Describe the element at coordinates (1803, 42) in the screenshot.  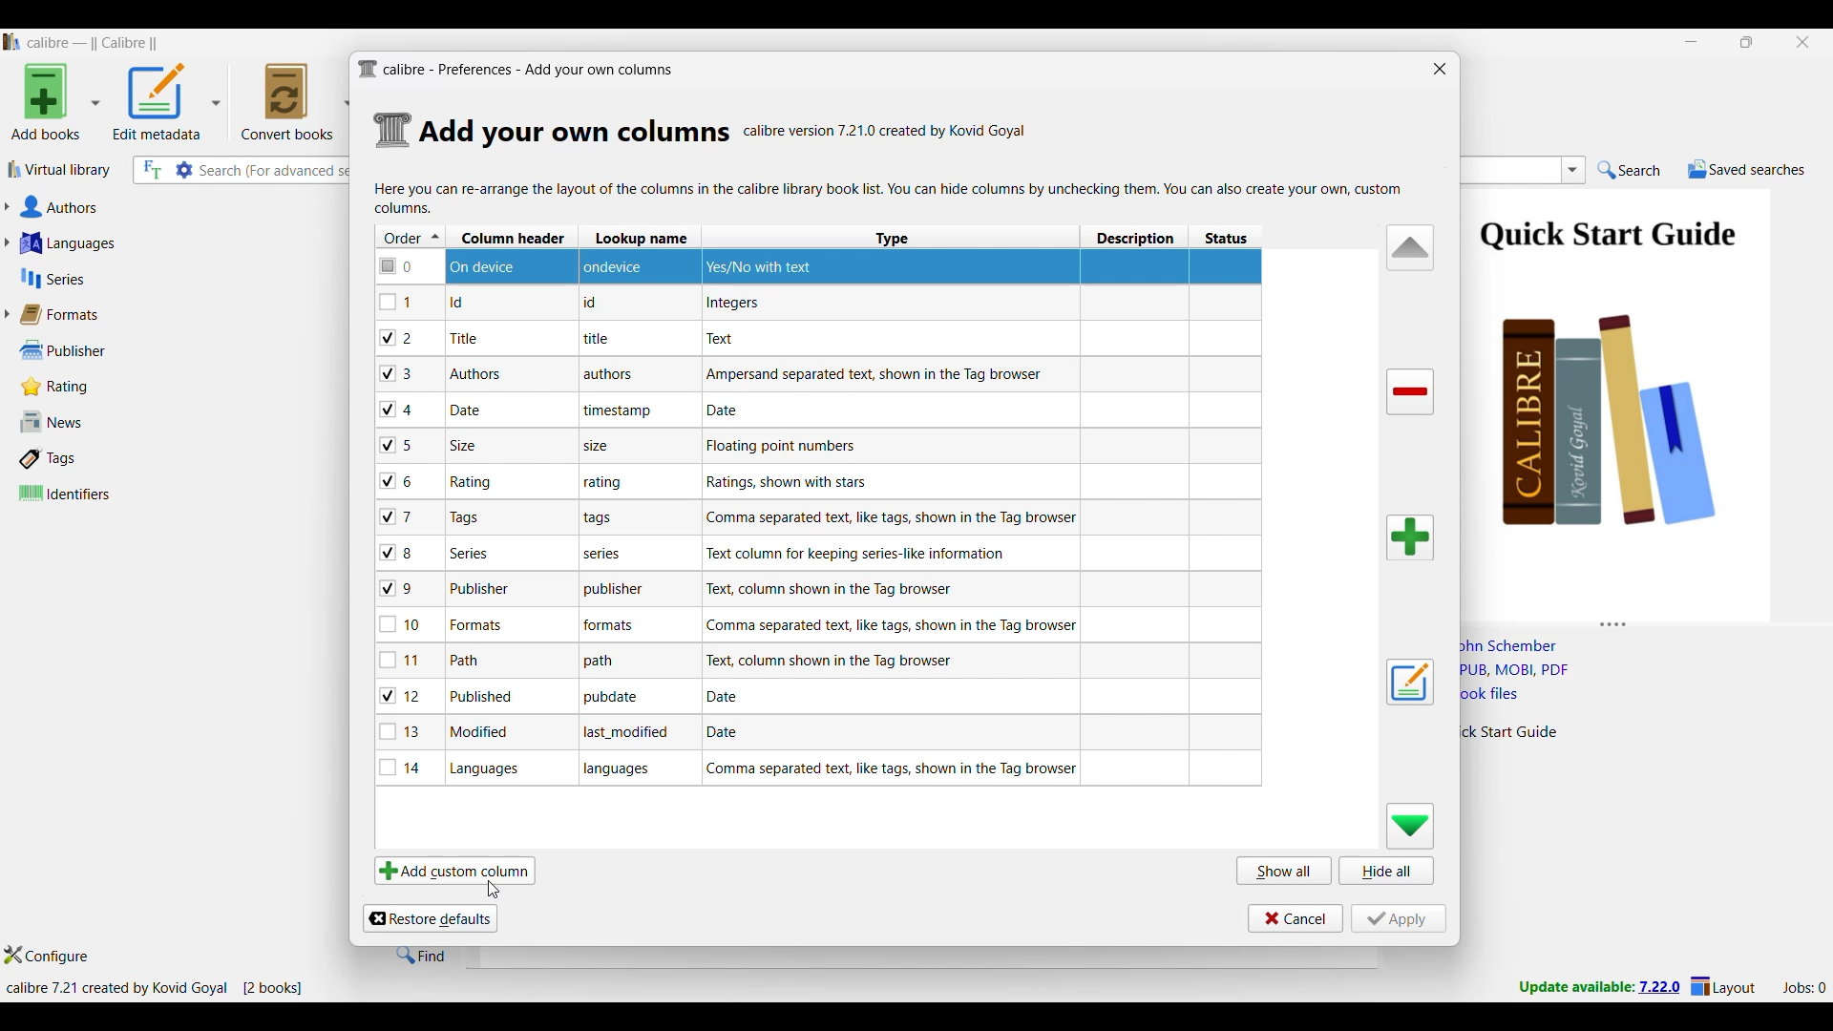
I see `Close interface` at that location.